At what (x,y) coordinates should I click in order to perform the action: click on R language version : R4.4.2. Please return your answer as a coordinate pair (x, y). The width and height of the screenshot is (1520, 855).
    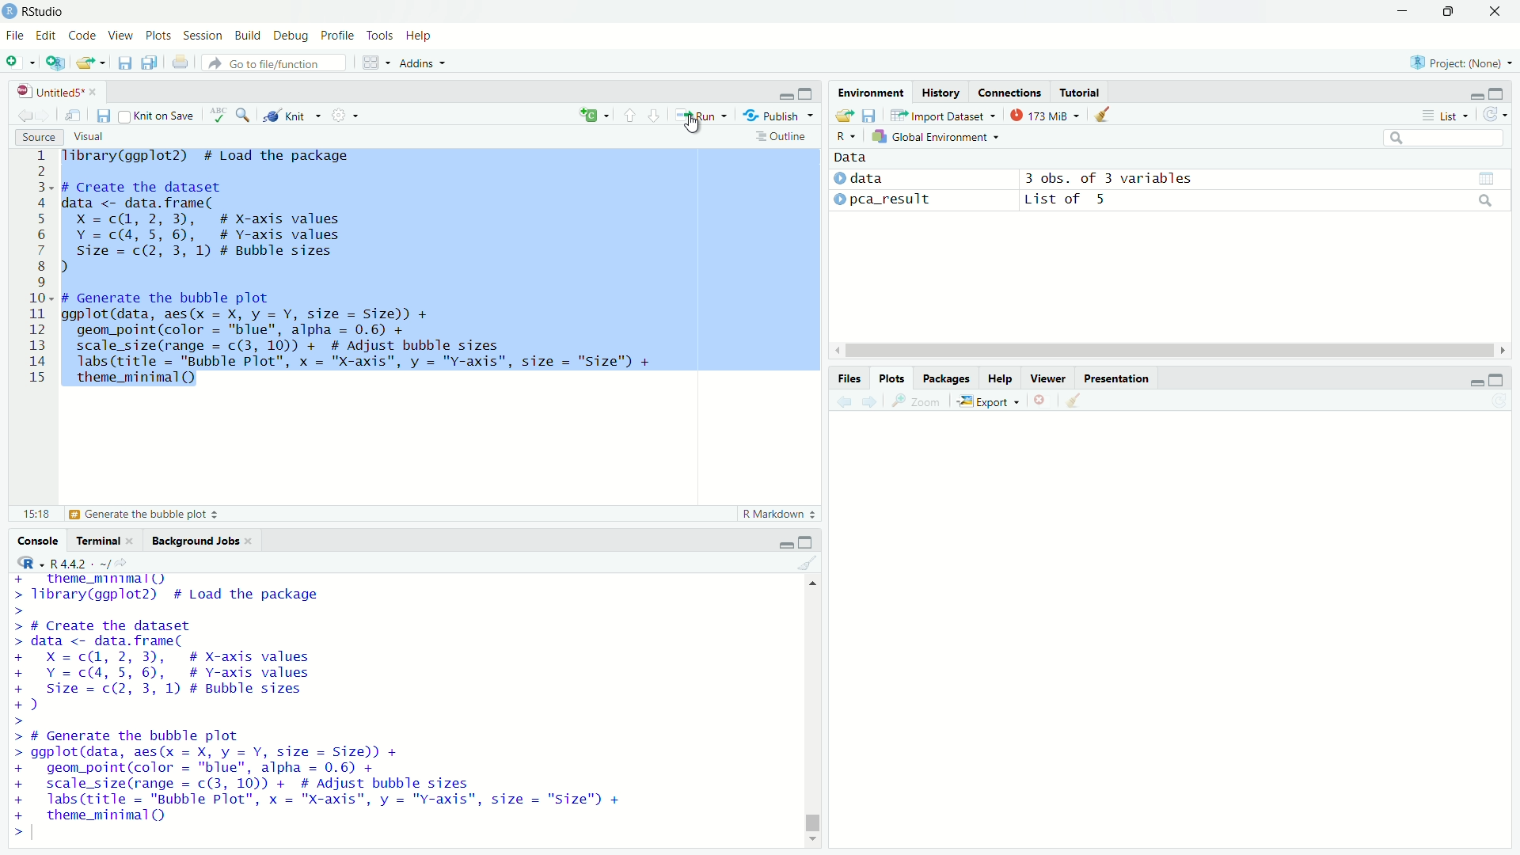
    Looking at the image, I should click on (89, 563).